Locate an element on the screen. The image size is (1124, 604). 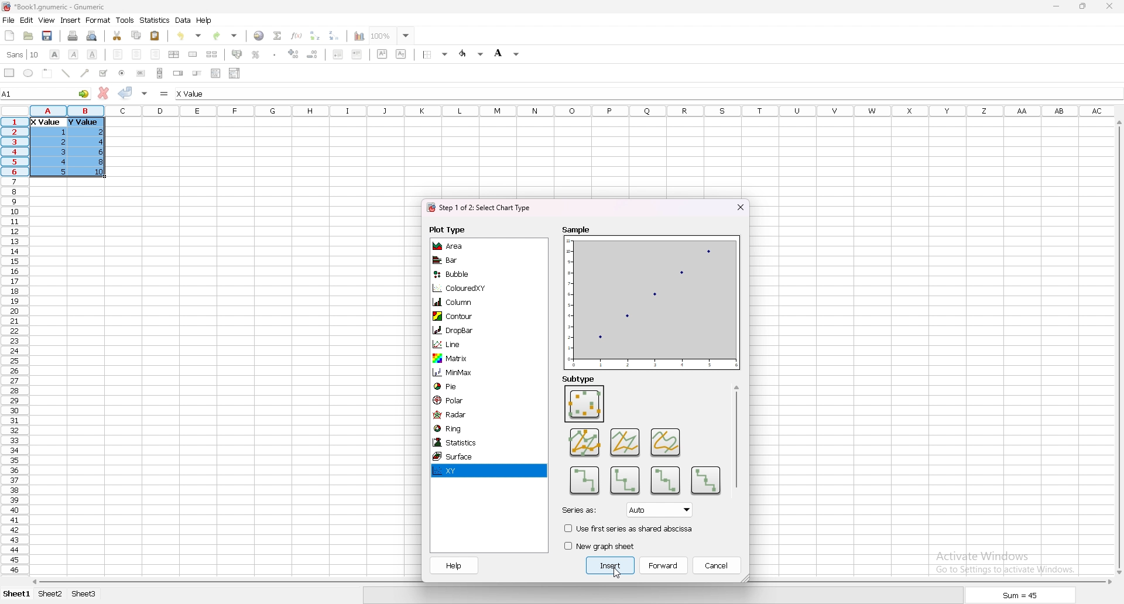
bubble is located at coordinates (465, 274).